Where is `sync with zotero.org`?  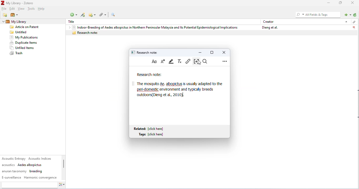
sync with zotero.org is located at coordinates (355, 15).